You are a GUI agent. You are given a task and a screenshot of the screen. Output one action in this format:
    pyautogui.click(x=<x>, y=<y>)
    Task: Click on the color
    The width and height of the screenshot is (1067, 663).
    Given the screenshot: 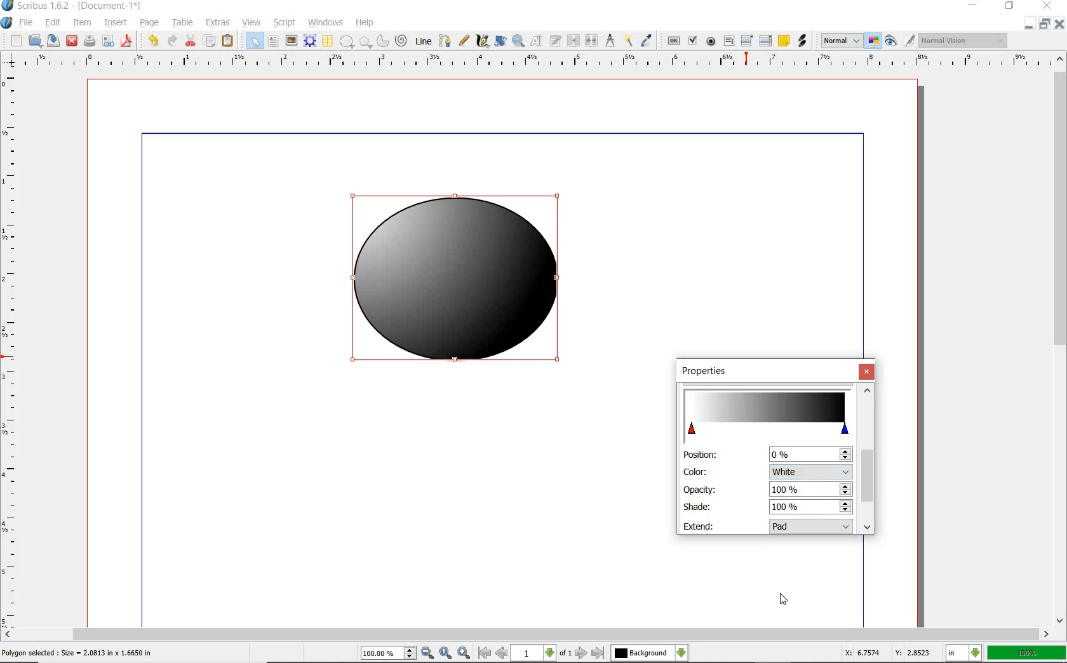 What is the action you would take?
    pyautogui.click(x=696, y=471)
    